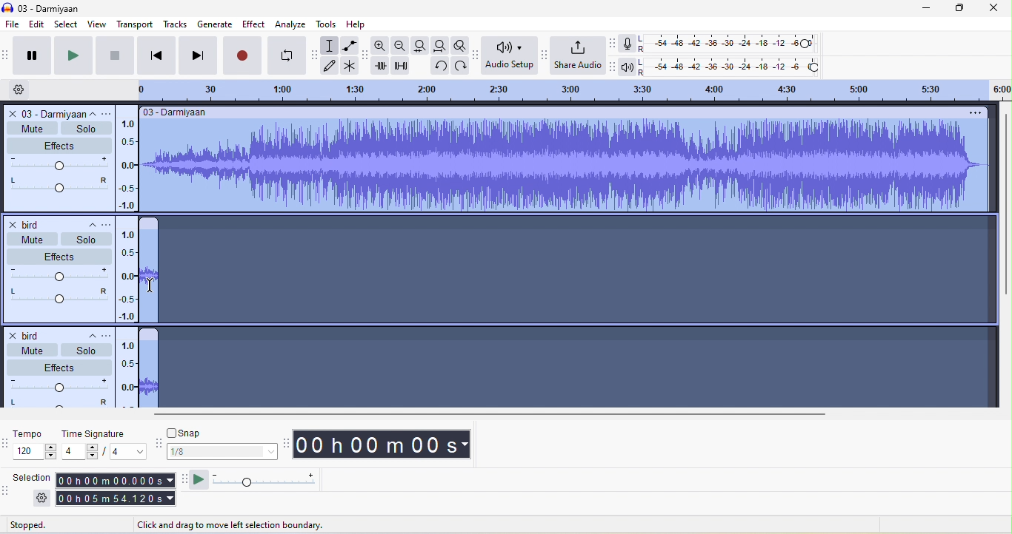 The image size is (1012, 534). What do you see at coordinates (34, 435) in the screenshot?
I see `tempo` at bounding box center [34, 435].